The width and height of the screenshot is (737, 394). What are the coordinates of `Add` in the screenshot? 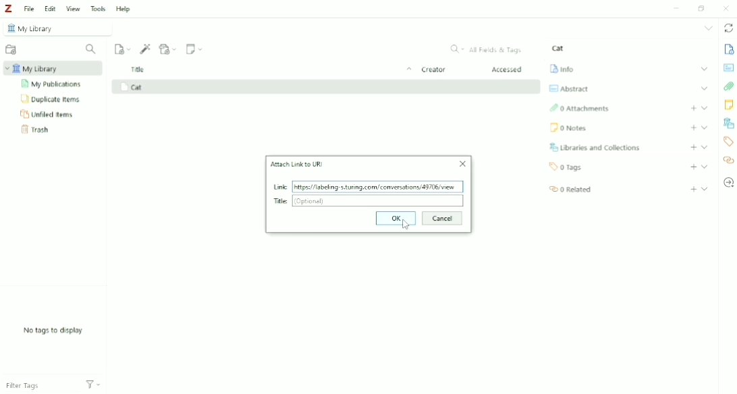 It's located at (694, 167).